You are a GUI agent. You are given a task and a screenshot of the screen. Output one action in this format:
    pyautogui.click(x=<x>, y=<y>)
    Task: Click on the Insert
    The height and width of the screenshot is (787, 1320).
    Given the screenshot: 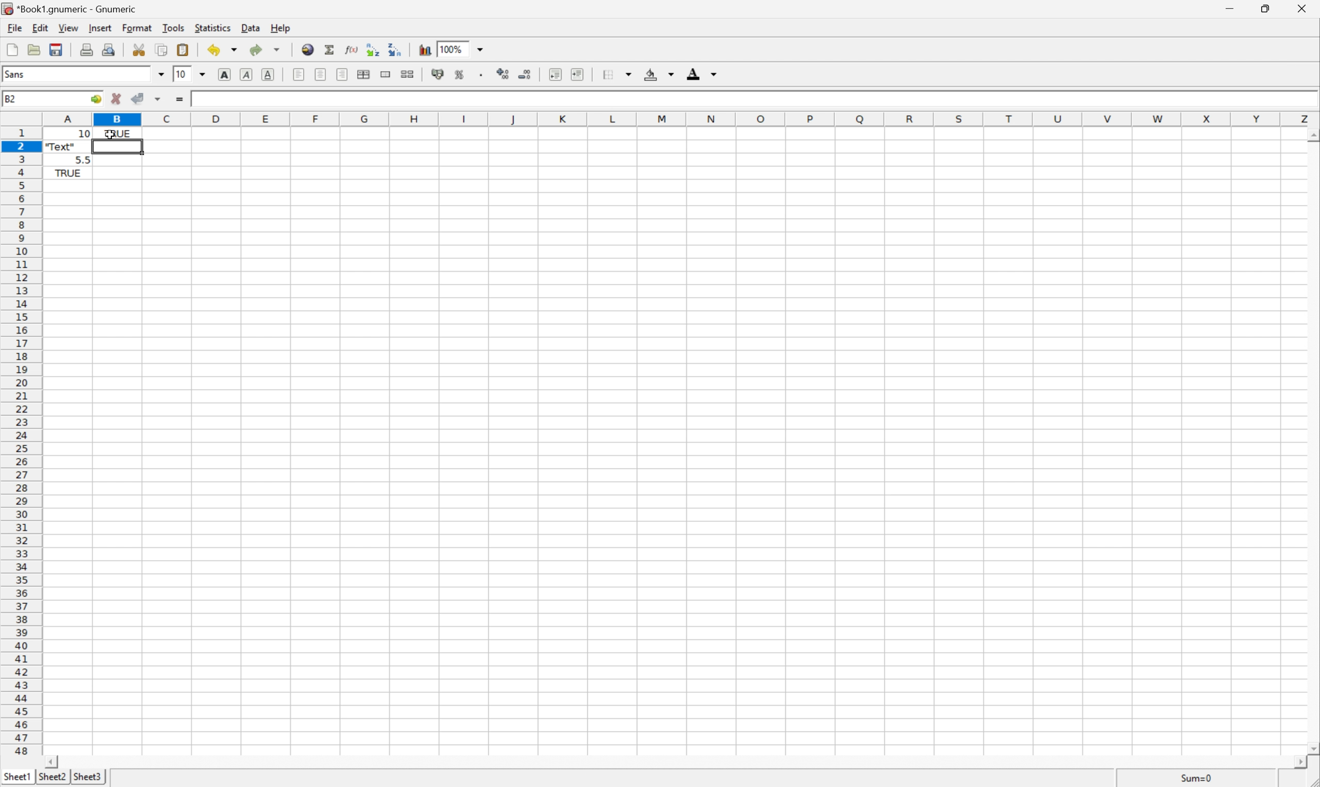 What is the action you would take?
    pyautogui.click(x=99, y=27)
    